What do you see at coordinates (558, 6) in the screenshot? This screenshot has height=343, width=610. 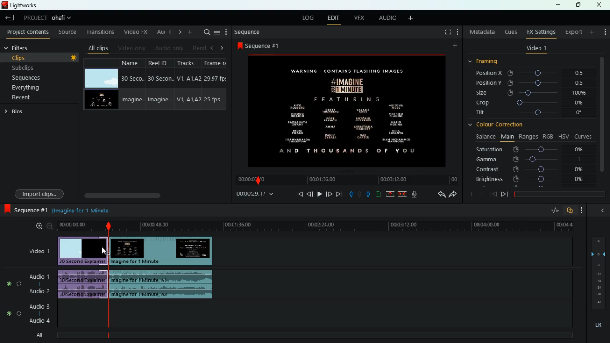 I see `minimize` at bounding box center [558, 6].